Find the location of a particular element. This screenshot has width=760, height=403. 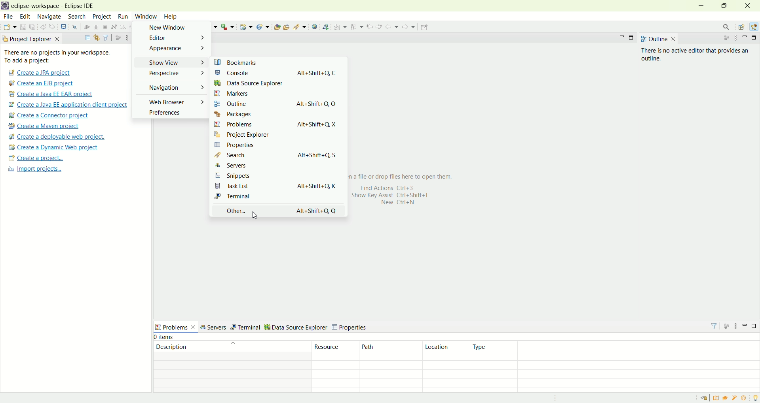

there is no active editor that provides an outline is located at coordinates (698, 53).